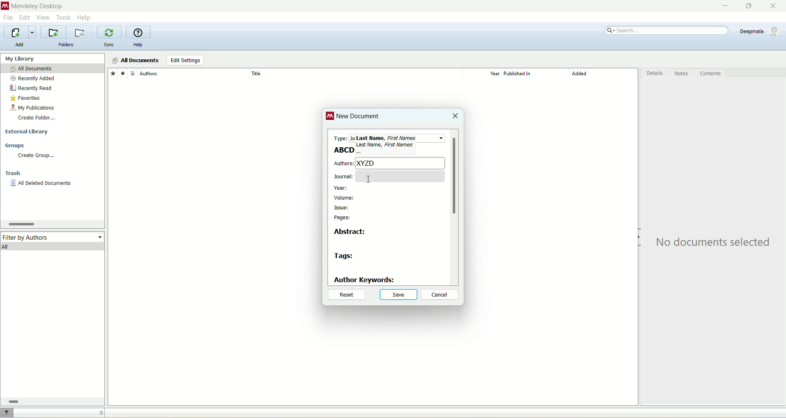 The height and width of the screenshot is (418, 786). I want to click on all documents, so click(135, 61).